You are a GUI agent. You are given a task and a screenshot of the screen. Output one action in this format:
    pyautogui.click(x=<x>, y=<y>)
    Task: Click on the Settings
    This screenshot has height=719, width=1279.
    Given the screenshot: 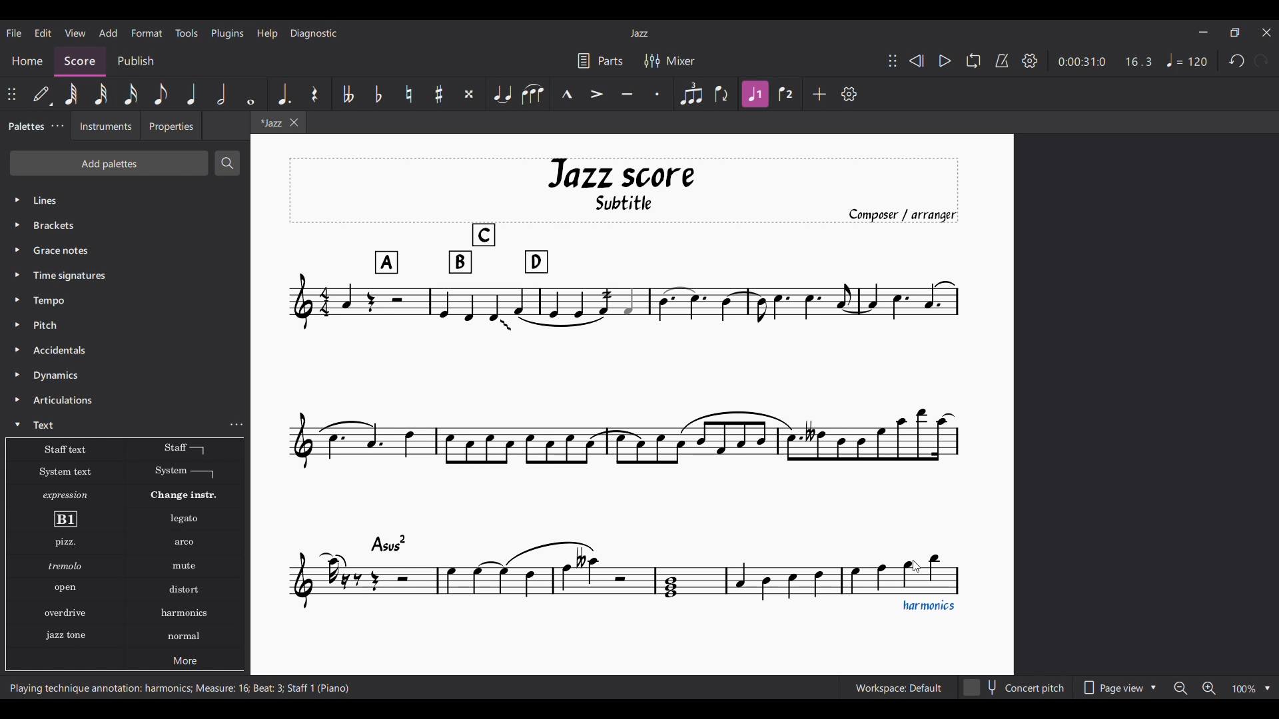 What is the action you would take?
    pyautogui.click(x=849, y=94)
    